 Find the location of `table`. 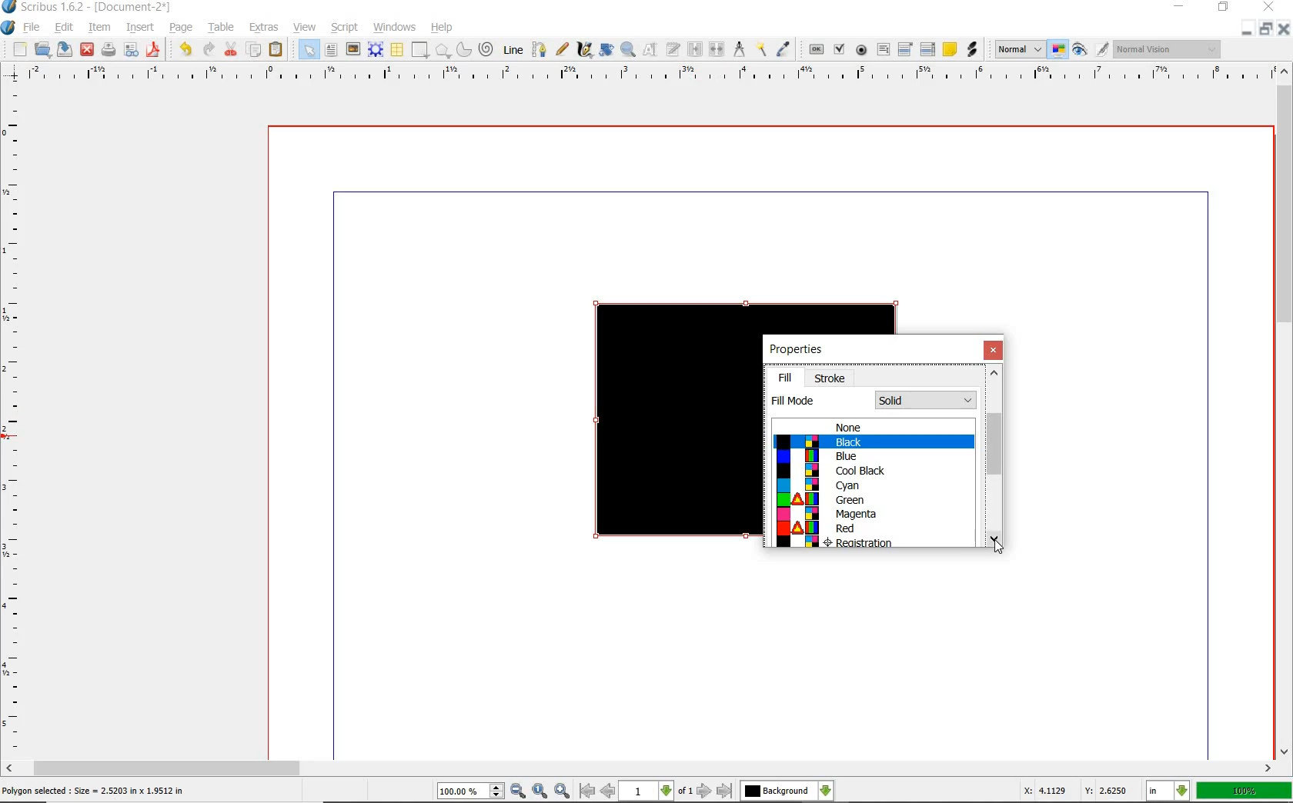

table is located at coordinates (397, 49).